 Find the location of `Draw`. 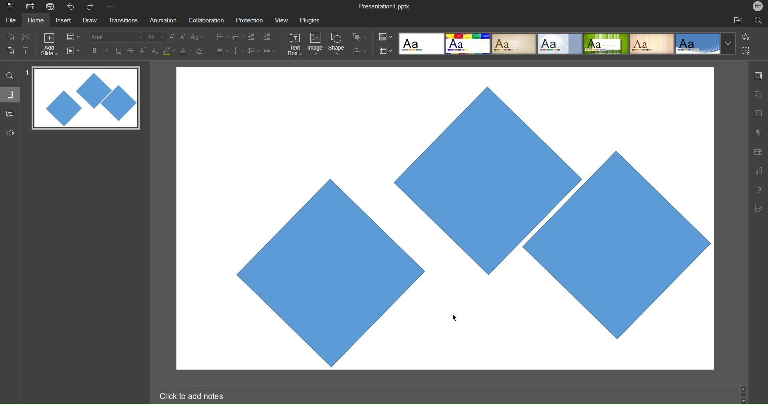

Draw is located at coordinates (90, 21).